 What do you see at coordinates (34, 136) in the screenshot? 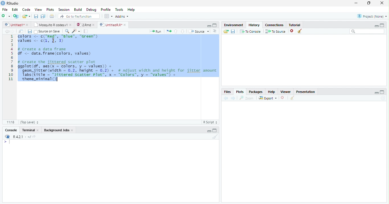
I see `View the current working directory` at bounding box center [34, 136].